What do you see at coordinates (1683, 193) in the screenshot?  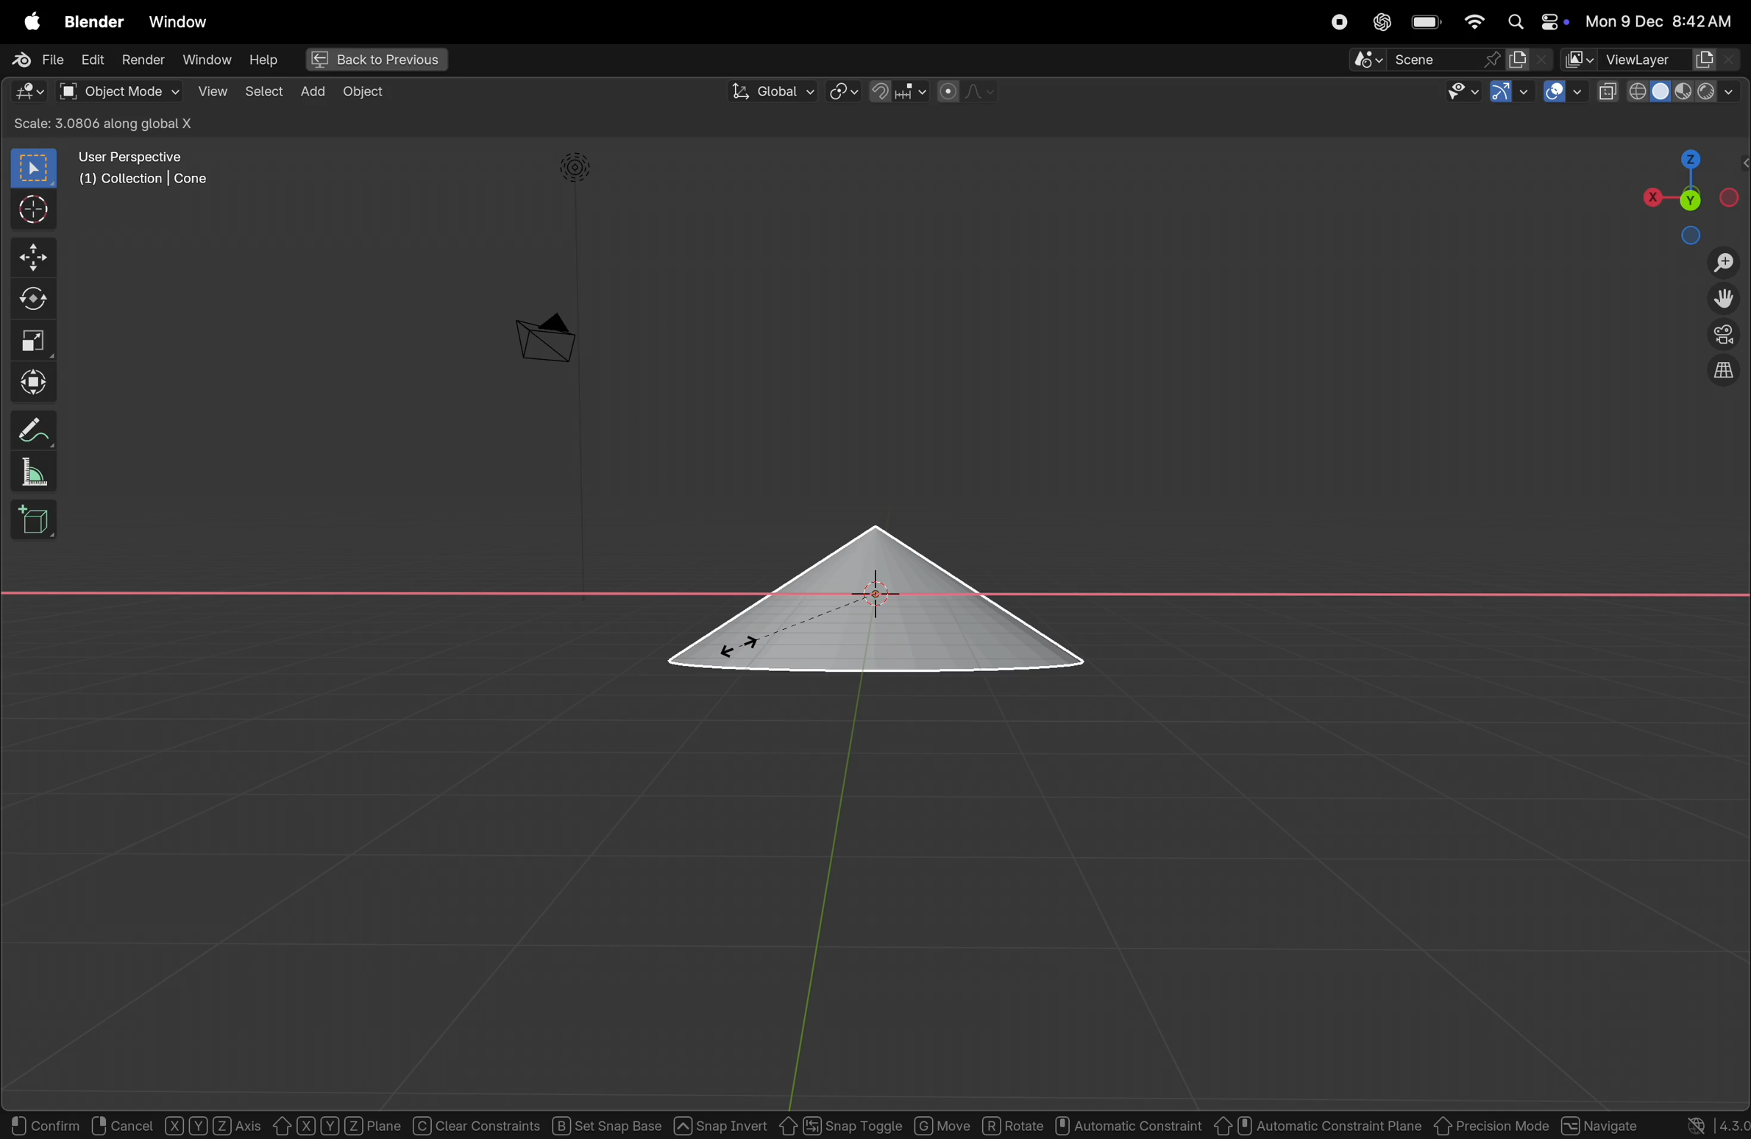 I see `view point` at bounding box center [1683, 193].